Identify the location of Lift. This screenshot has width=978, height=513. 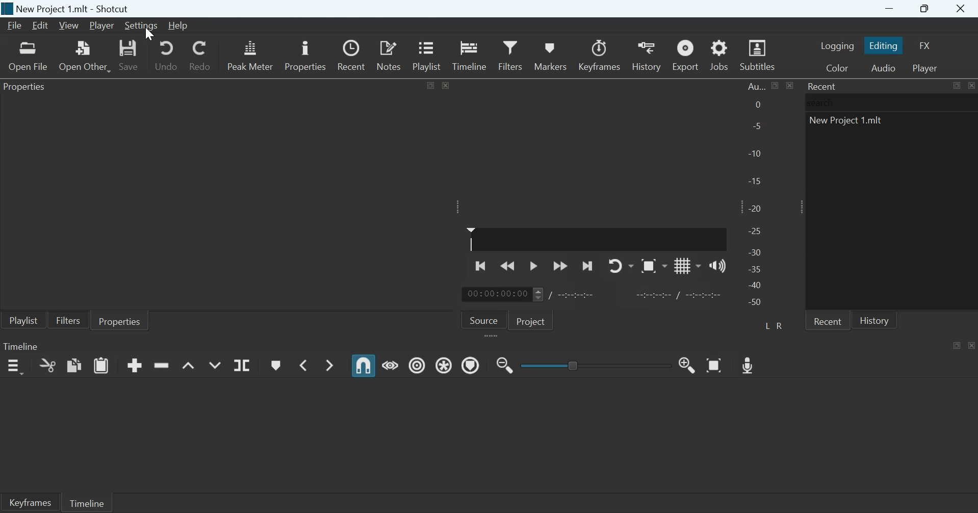
(189, 366).